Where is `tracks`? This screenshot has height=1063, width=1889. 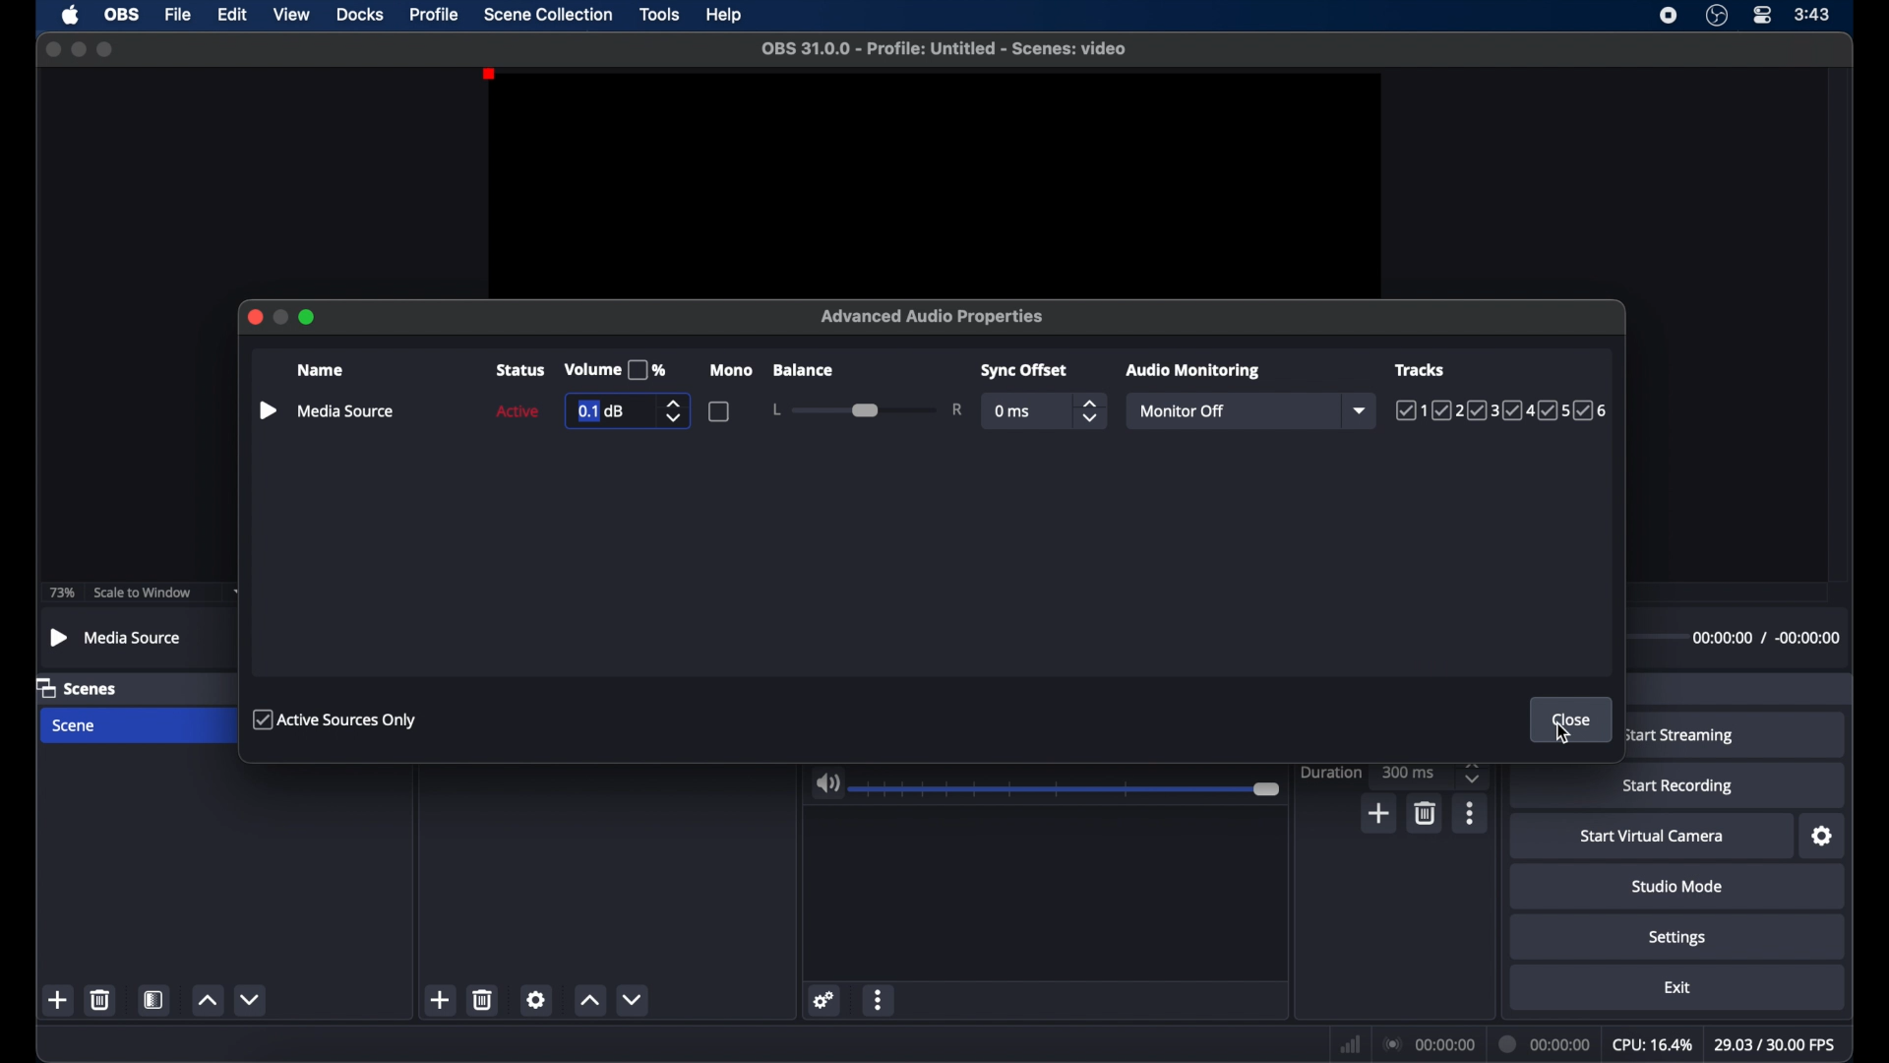 tracks is located at coordinates (1421, 370).